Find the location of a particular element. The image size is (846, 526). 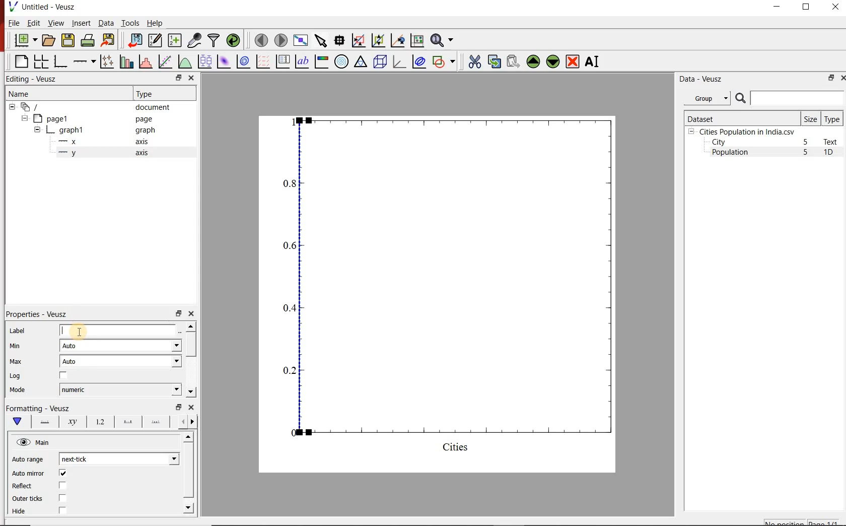

RESTORE is located at coordinates (806, 7).